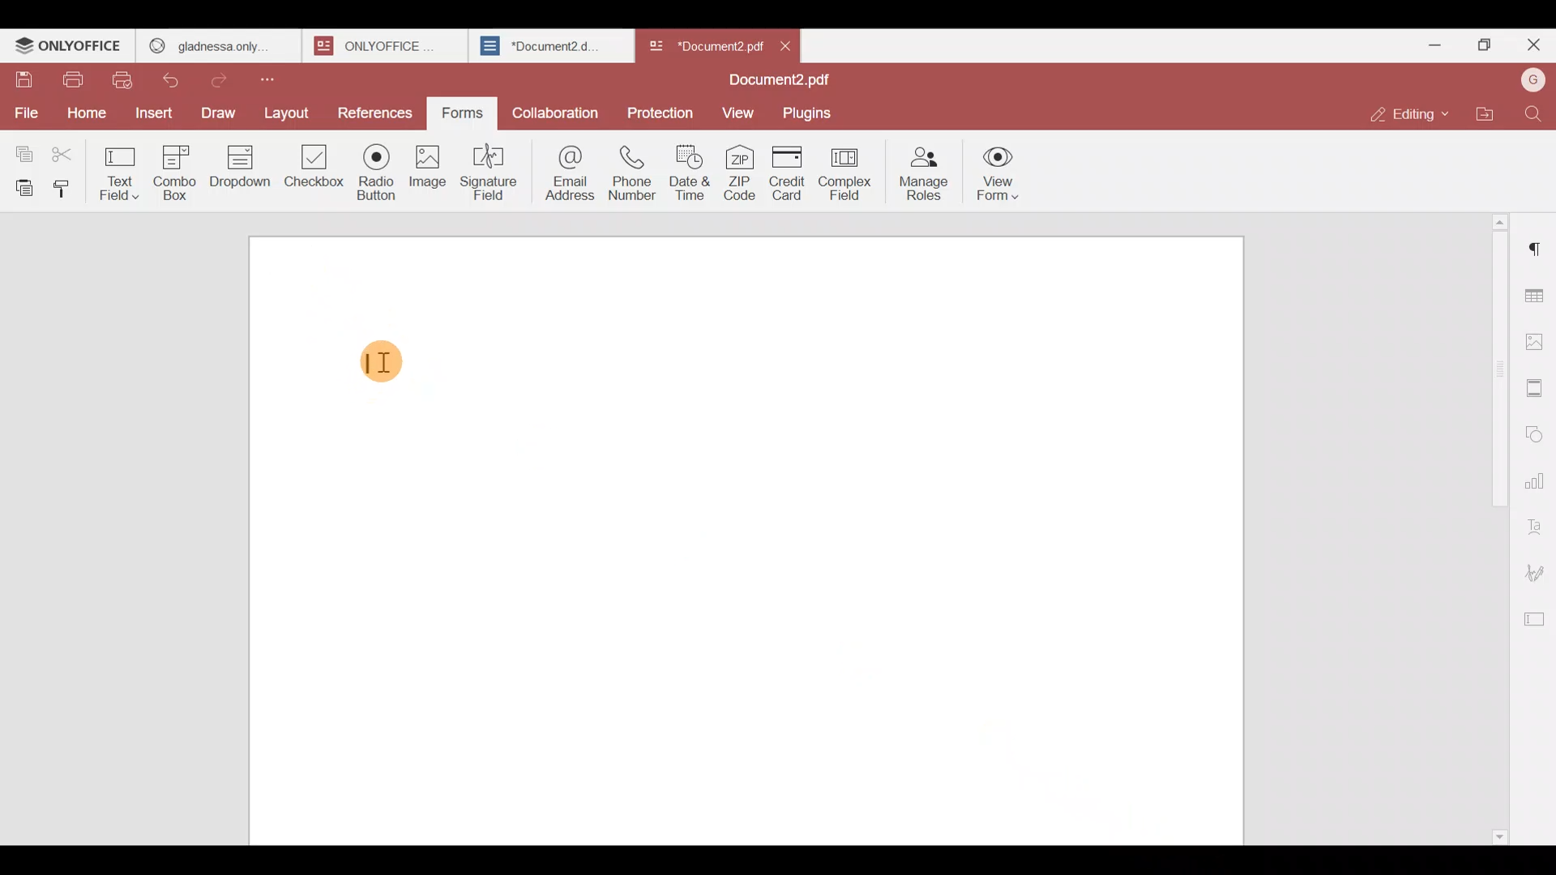 The height and width of the screenshot is (875, 1556). I want to click on Insert, so click(154, 117).